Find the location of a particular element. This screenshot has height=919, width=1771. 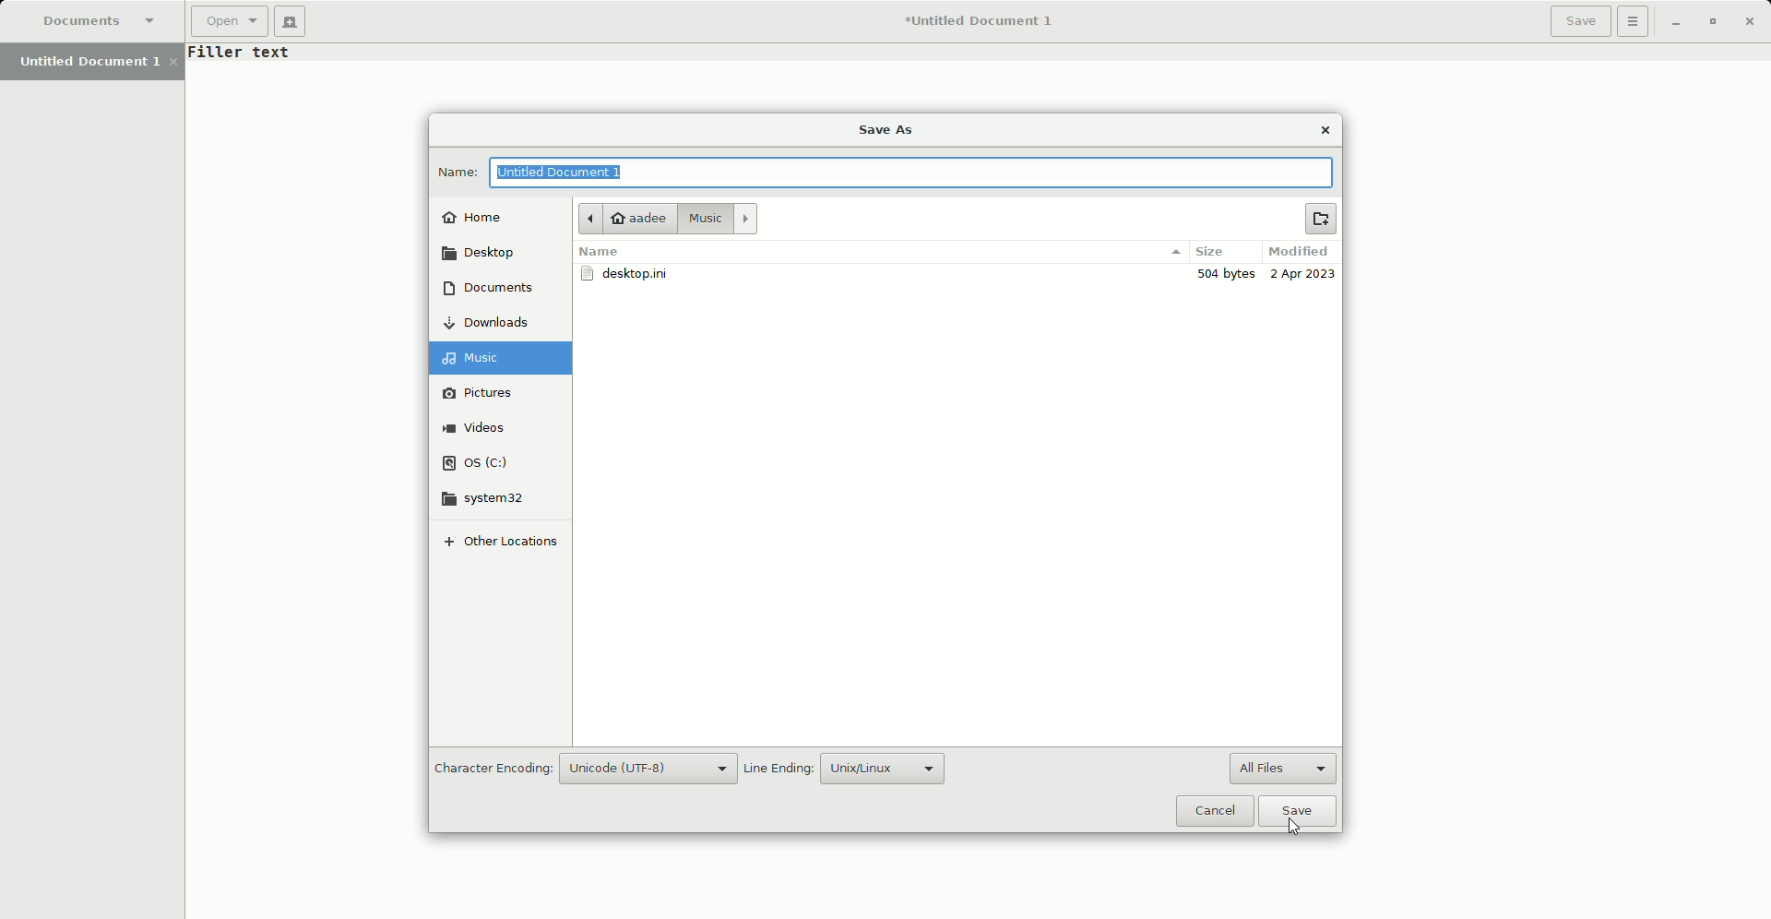

Music is located at coordinates (718, 220).